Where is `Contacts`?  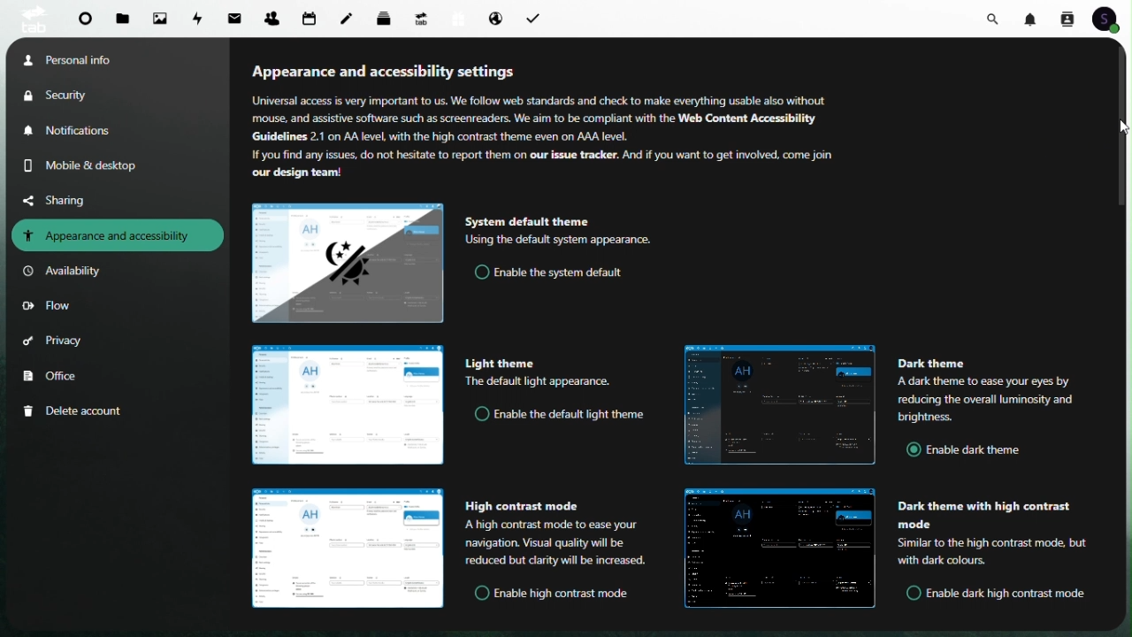
Contacts is located at coordinates (1067, 18).